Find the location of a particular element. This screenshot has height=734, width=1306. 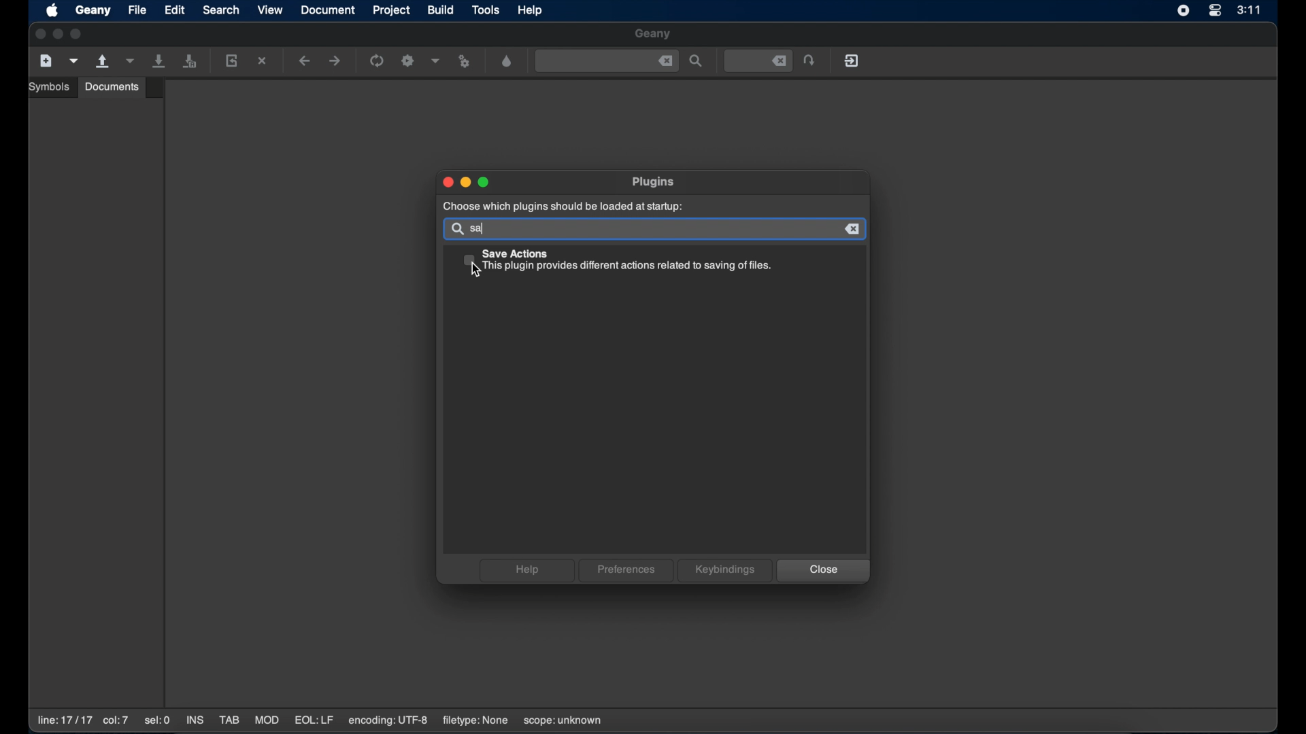

keybindings is located at coordinates (725, 570).